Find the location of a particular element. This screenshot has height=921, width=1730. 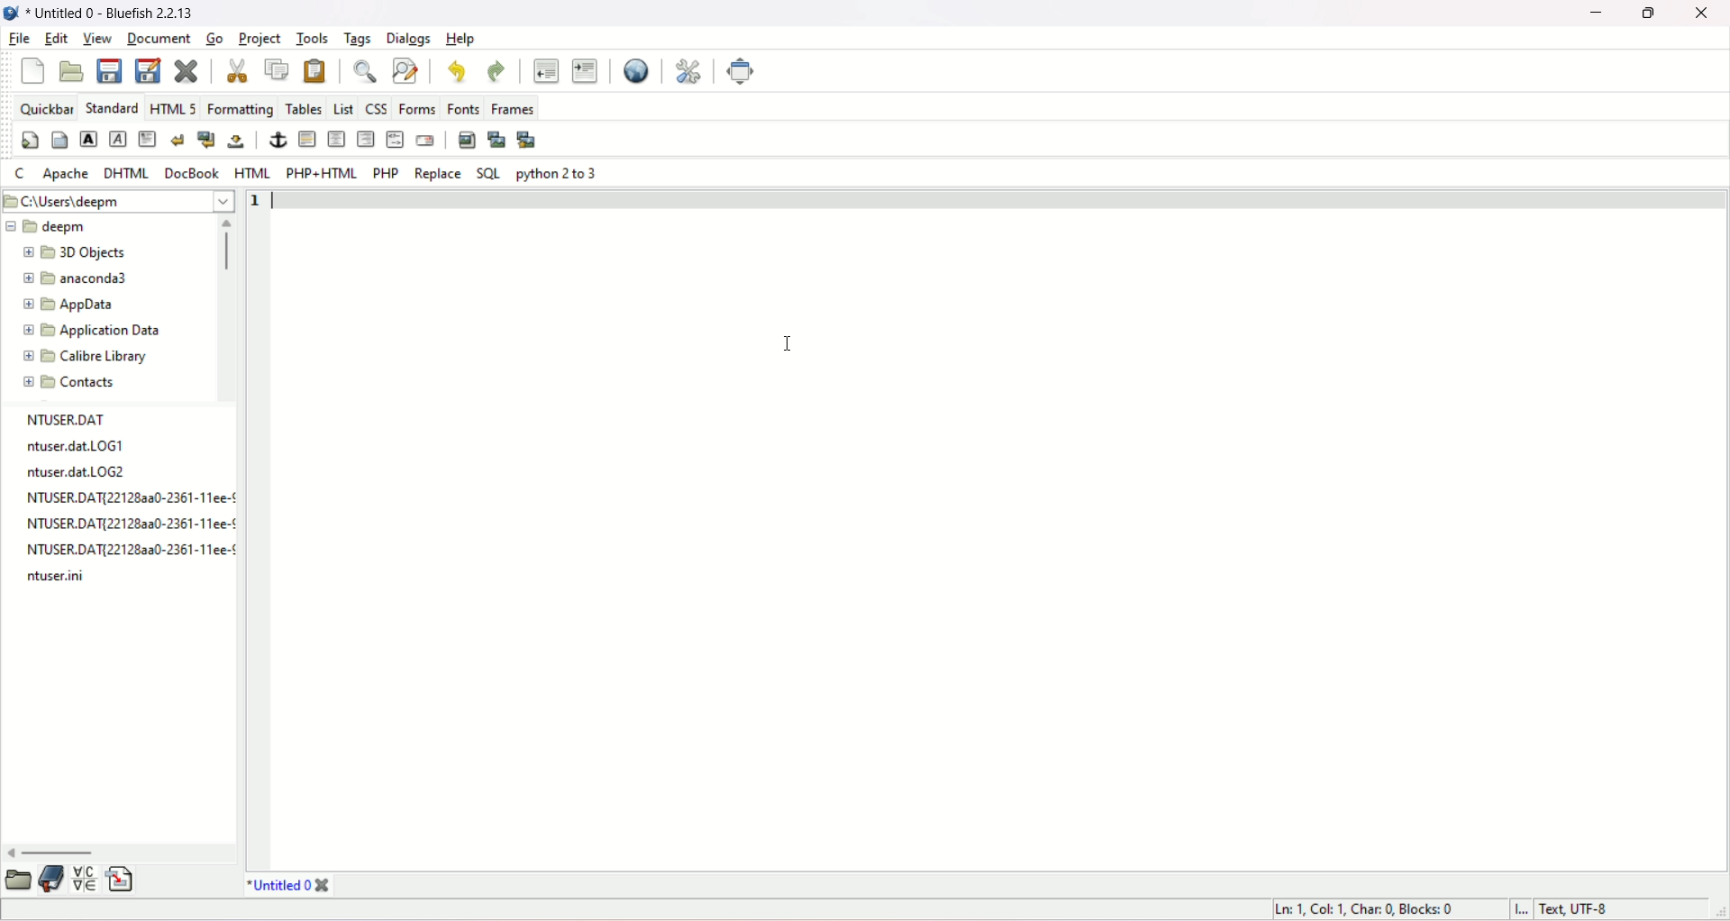

char map is located at coordinates (84, 878).